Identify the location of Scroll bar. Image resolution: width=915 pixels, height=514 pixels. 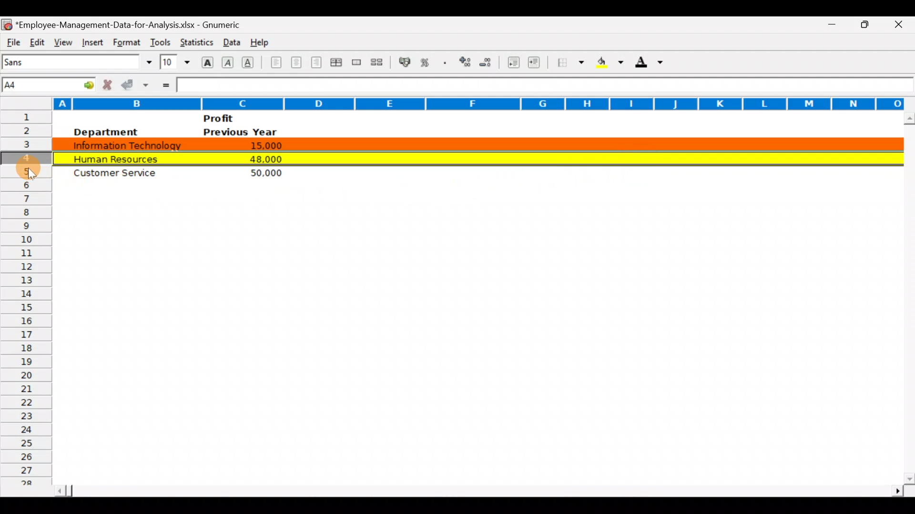
(907, 298).